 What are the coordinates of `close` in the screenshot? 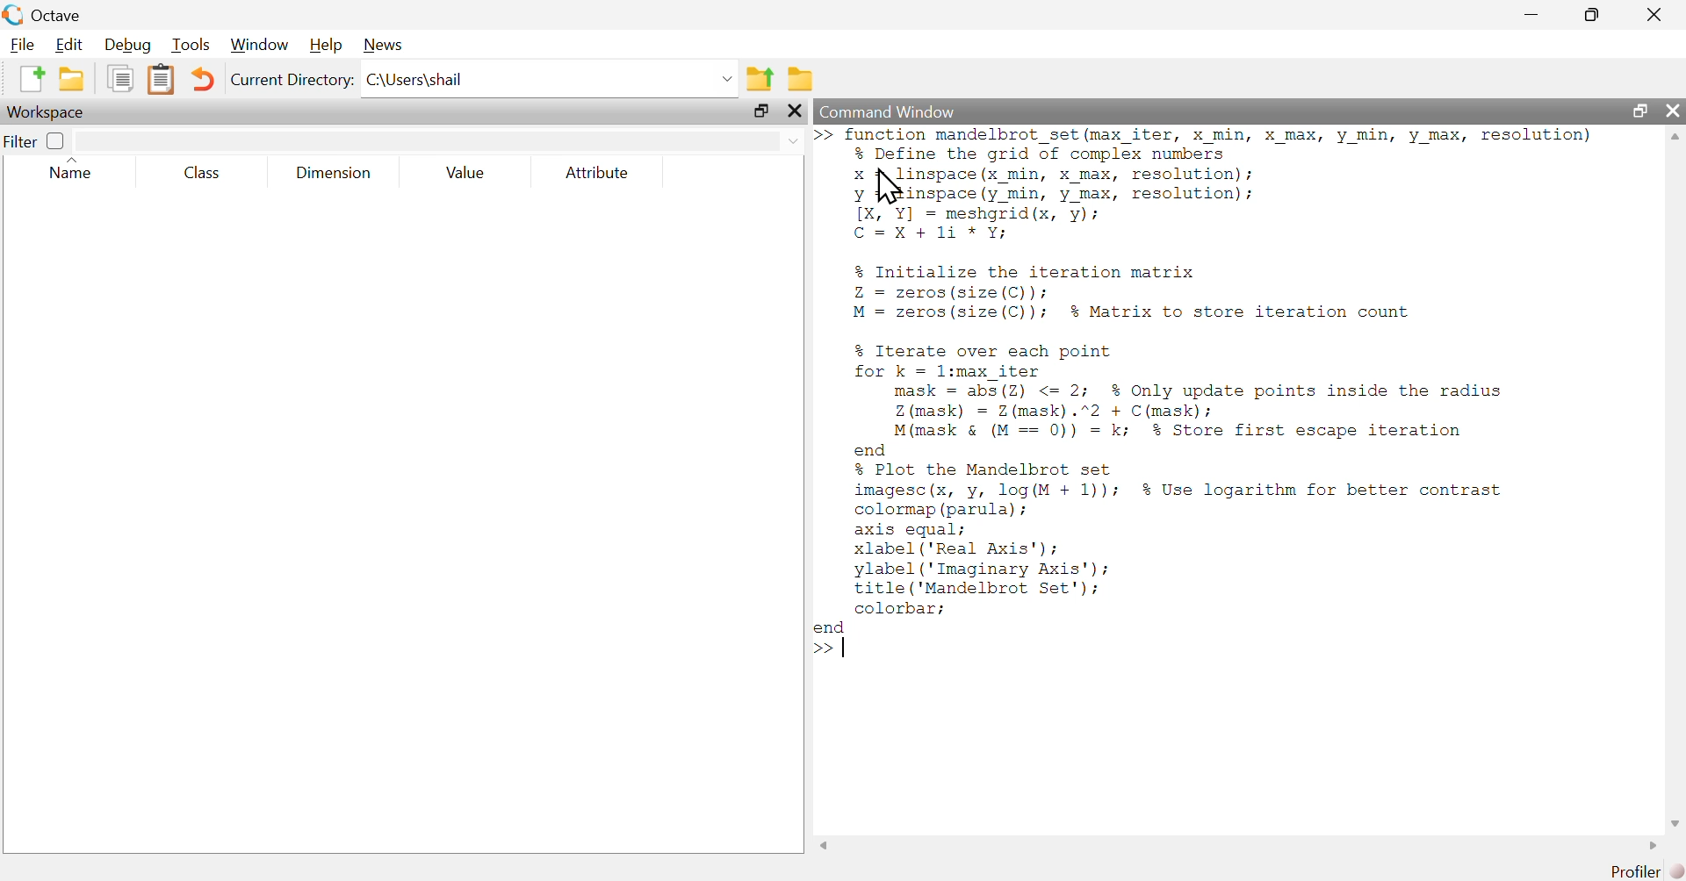 It's located at (1654, 12).